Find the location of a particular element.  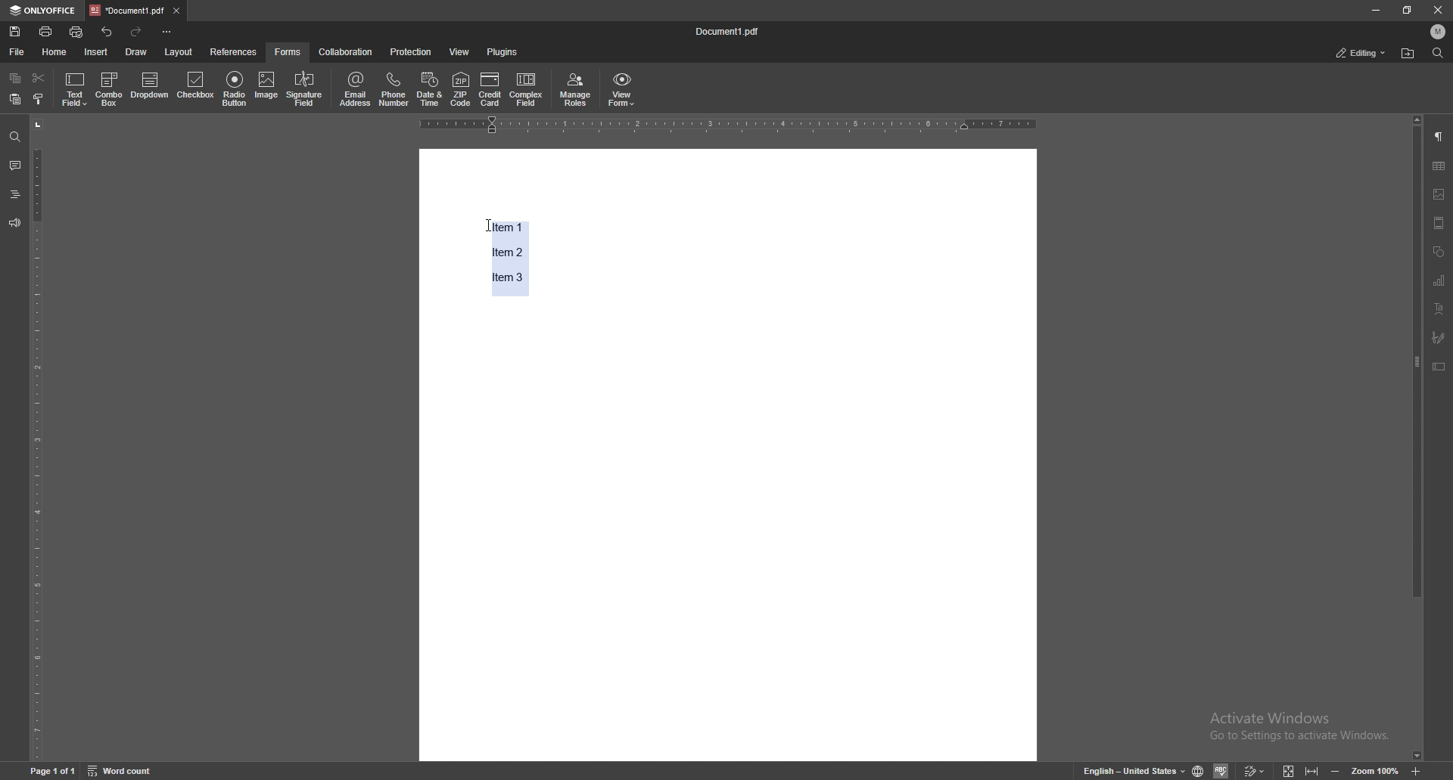

status is located at coordinates (1361, 52).